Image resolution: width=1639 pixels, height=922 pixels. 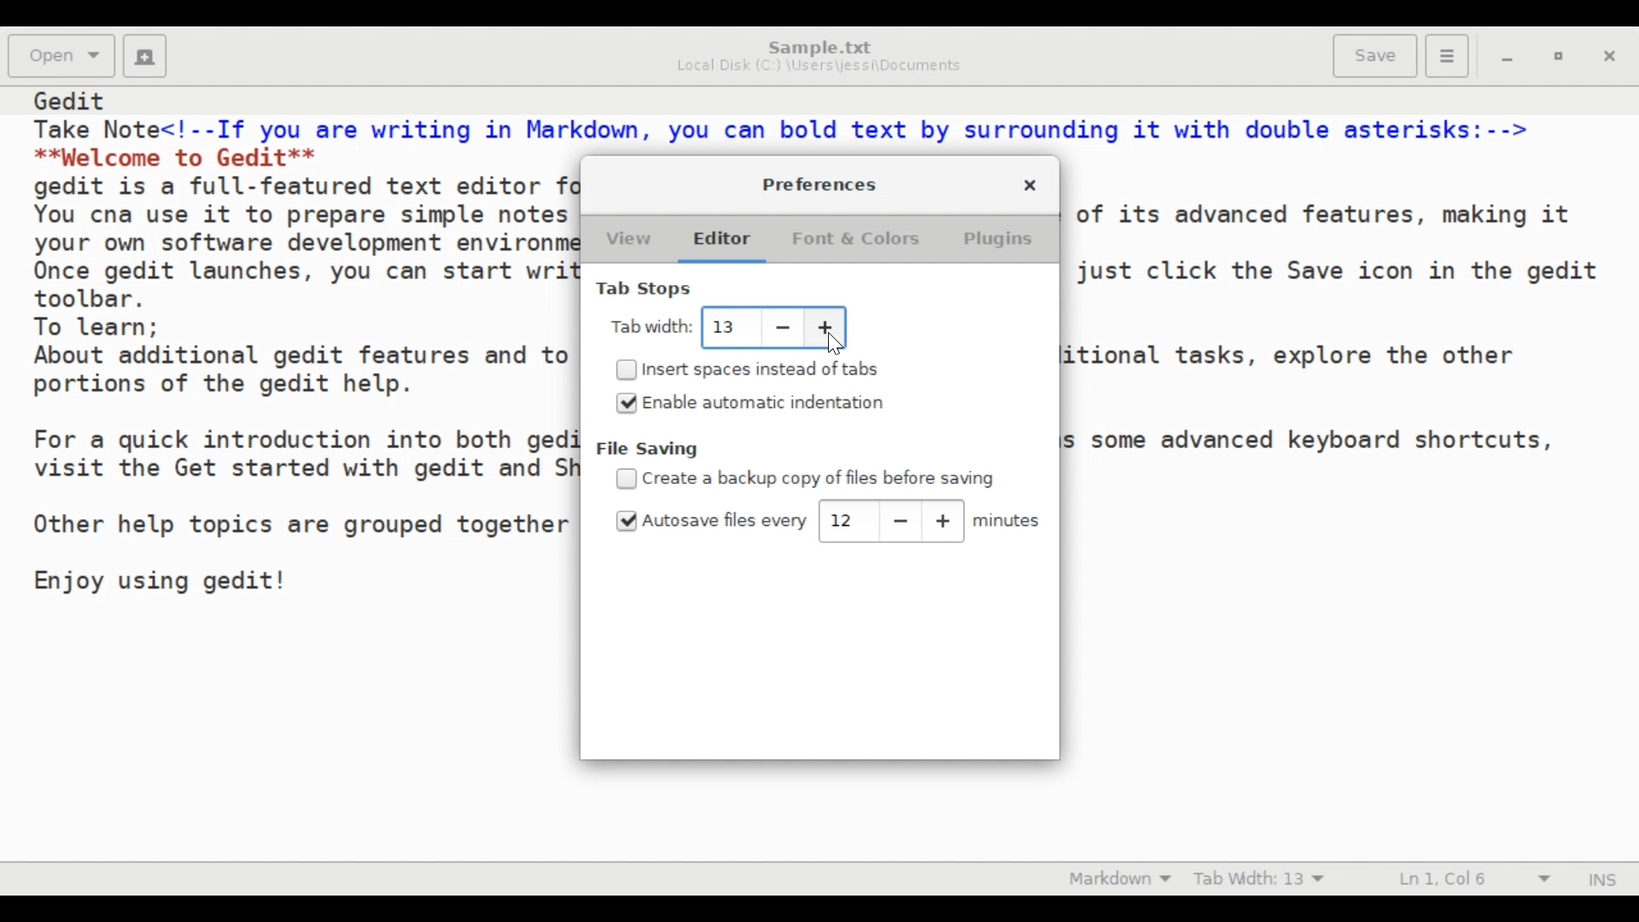 I want to click on Close, so click(x=1029, y=186).